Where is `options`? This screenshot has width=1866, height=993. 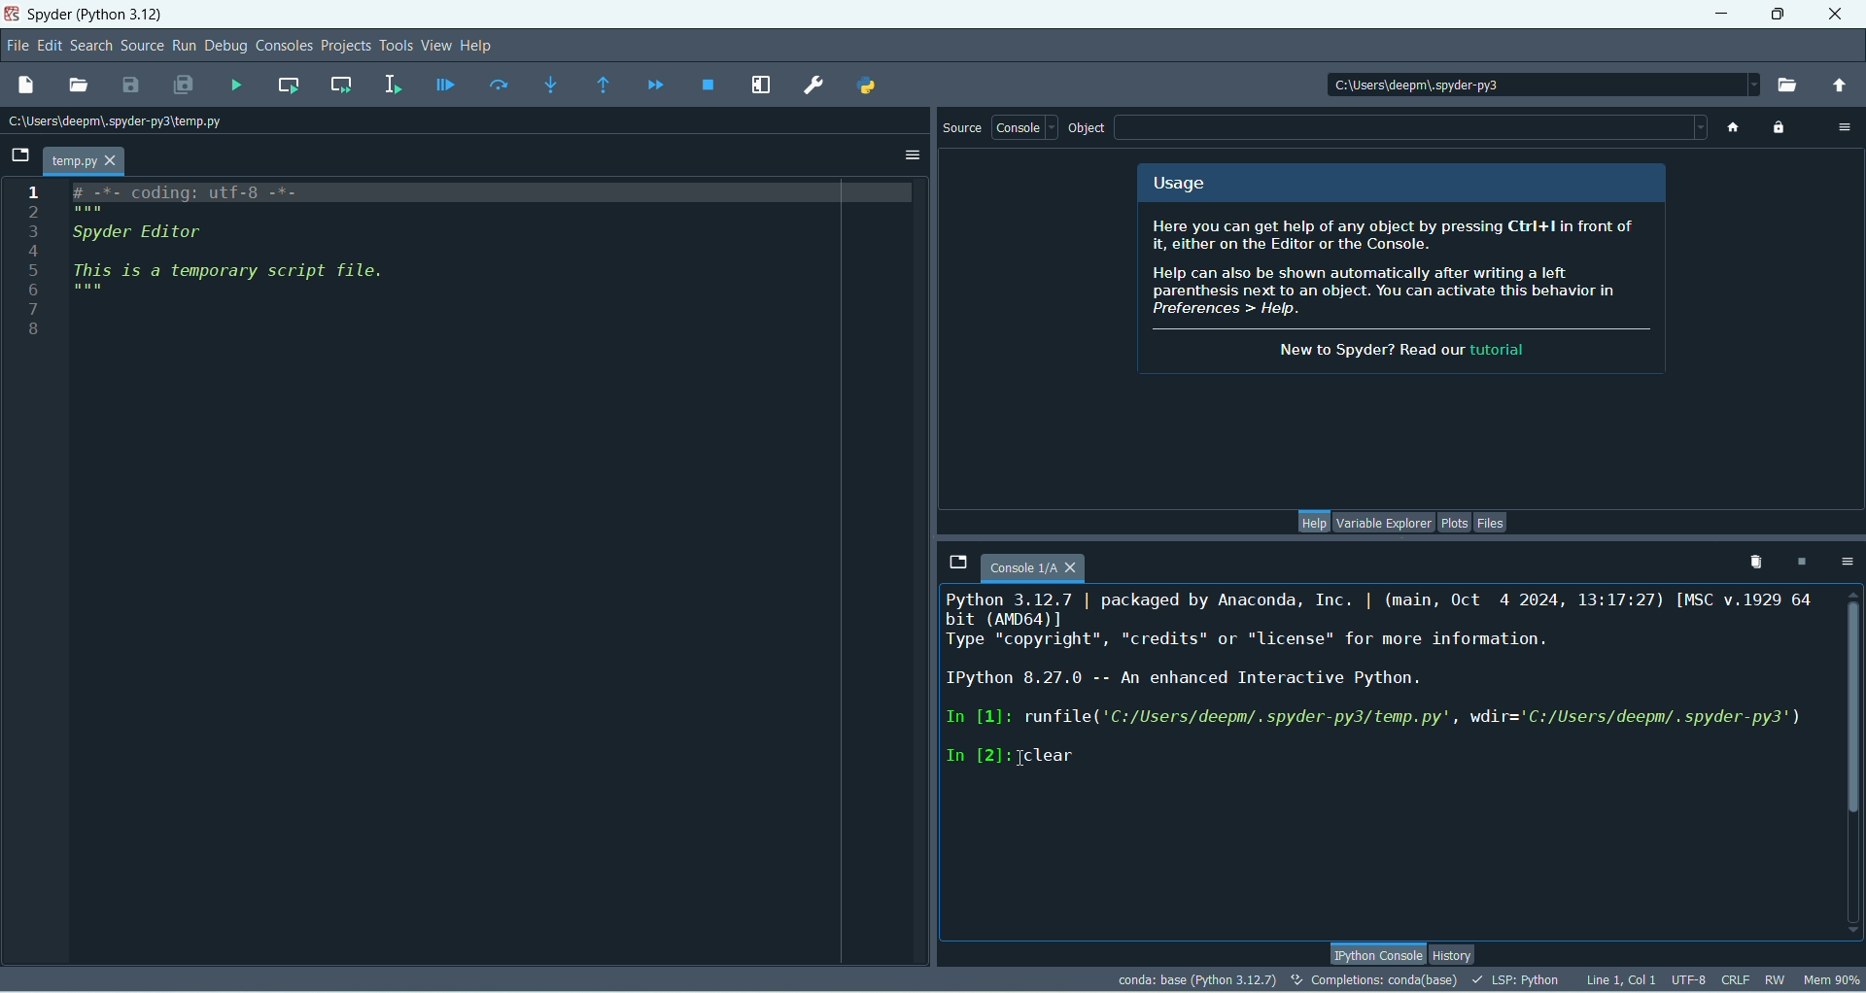
options is located at coordinates (1847, 560).